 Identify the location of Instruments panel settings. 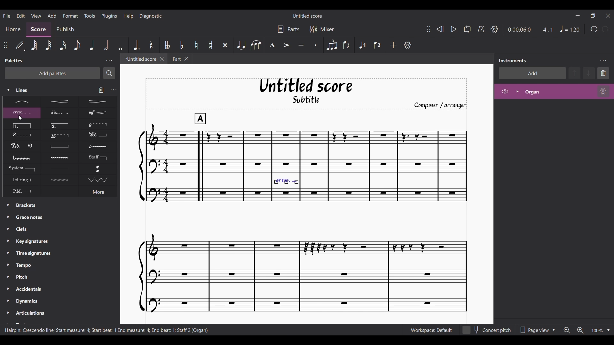
(603, 60).